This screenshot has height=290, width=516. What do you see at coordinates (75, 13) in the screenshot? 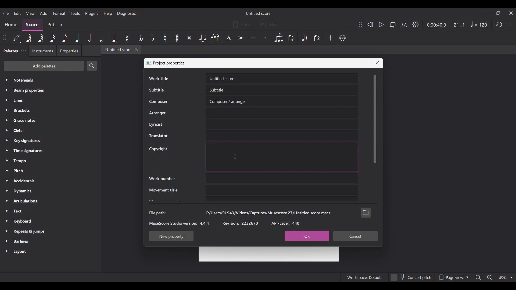
I see `Tools menu` at bounding box center [75, 13].